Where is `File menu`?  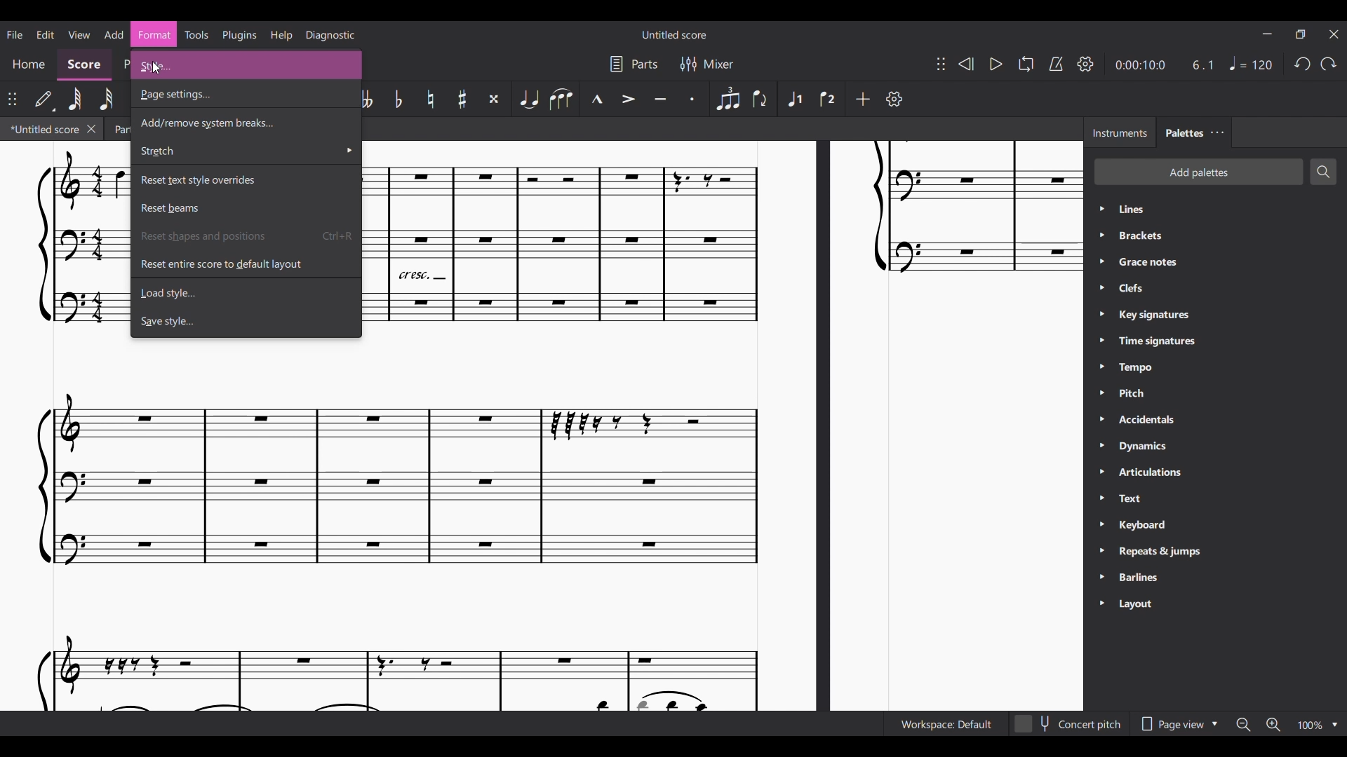 File menu is located at coordinates (15, 34).